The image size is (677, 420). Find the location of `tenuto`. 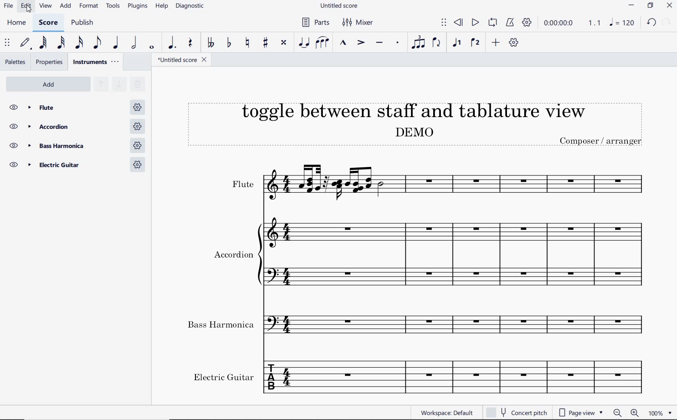

tenuto is located at coordinates (380, 43).